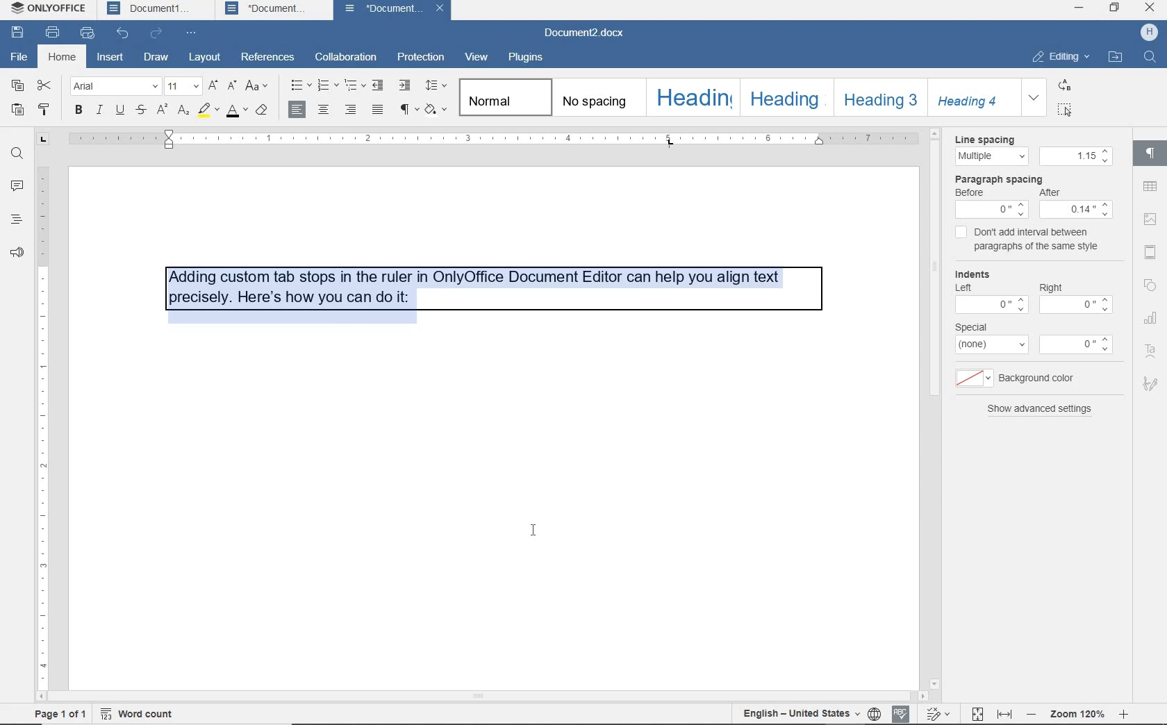  Describe the element at coordinates (46, 10) in the screenshot. I see `onlyoffice tab` at that location.